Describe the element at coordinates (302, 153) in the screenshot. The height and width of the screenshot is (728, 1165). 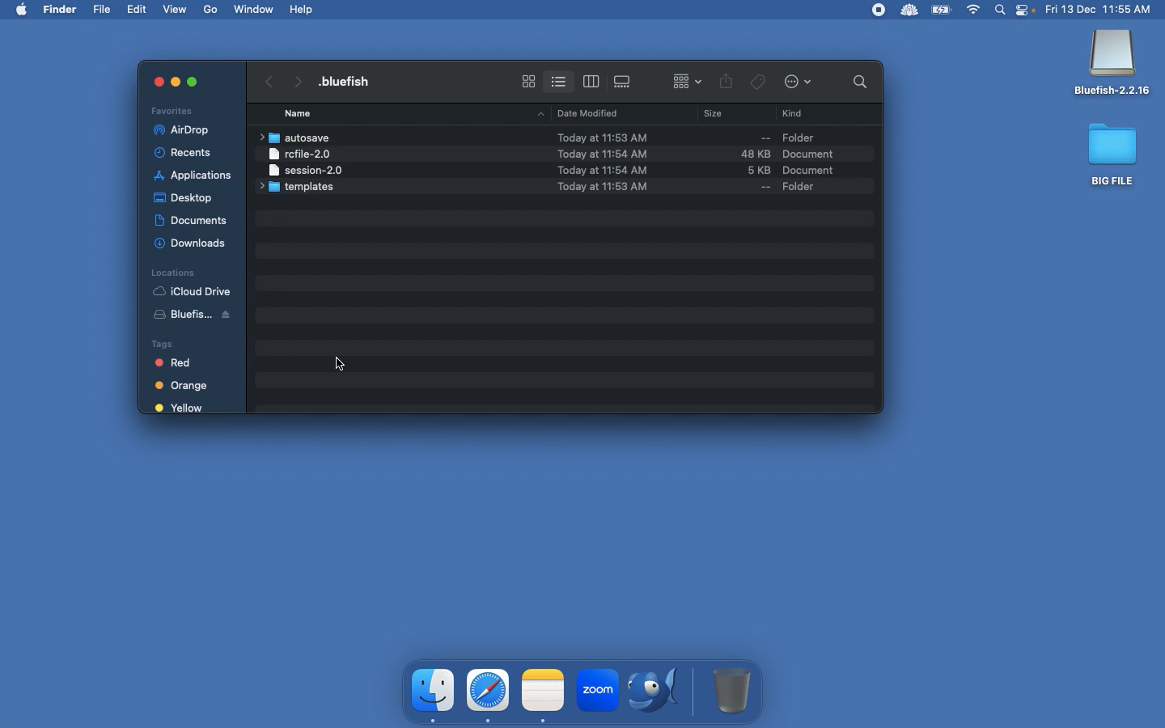
I see `rcfile-2.0` at that location.